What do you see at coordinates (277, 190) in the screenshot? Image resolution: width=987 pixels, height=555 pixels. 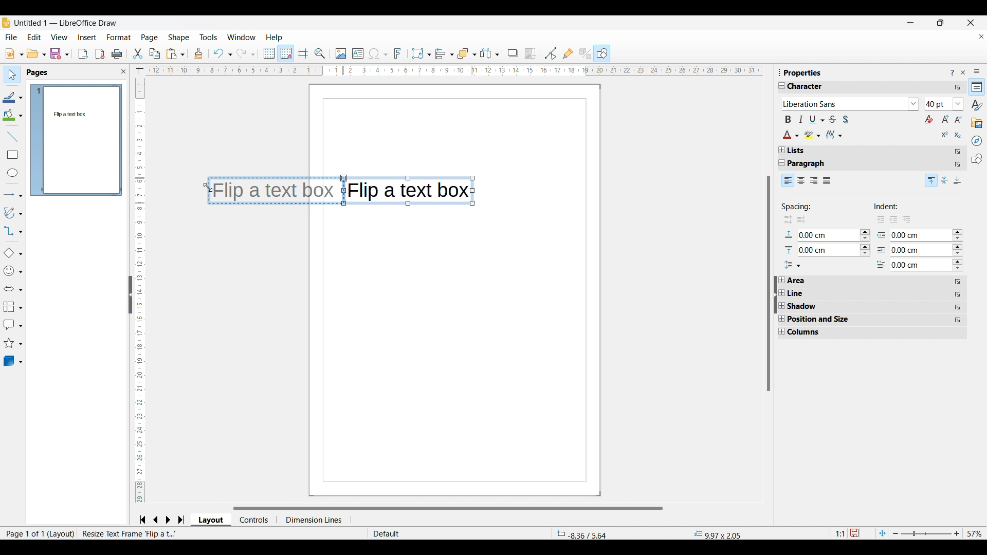 I see `Flip a text box` at bounding box center [277, 190].